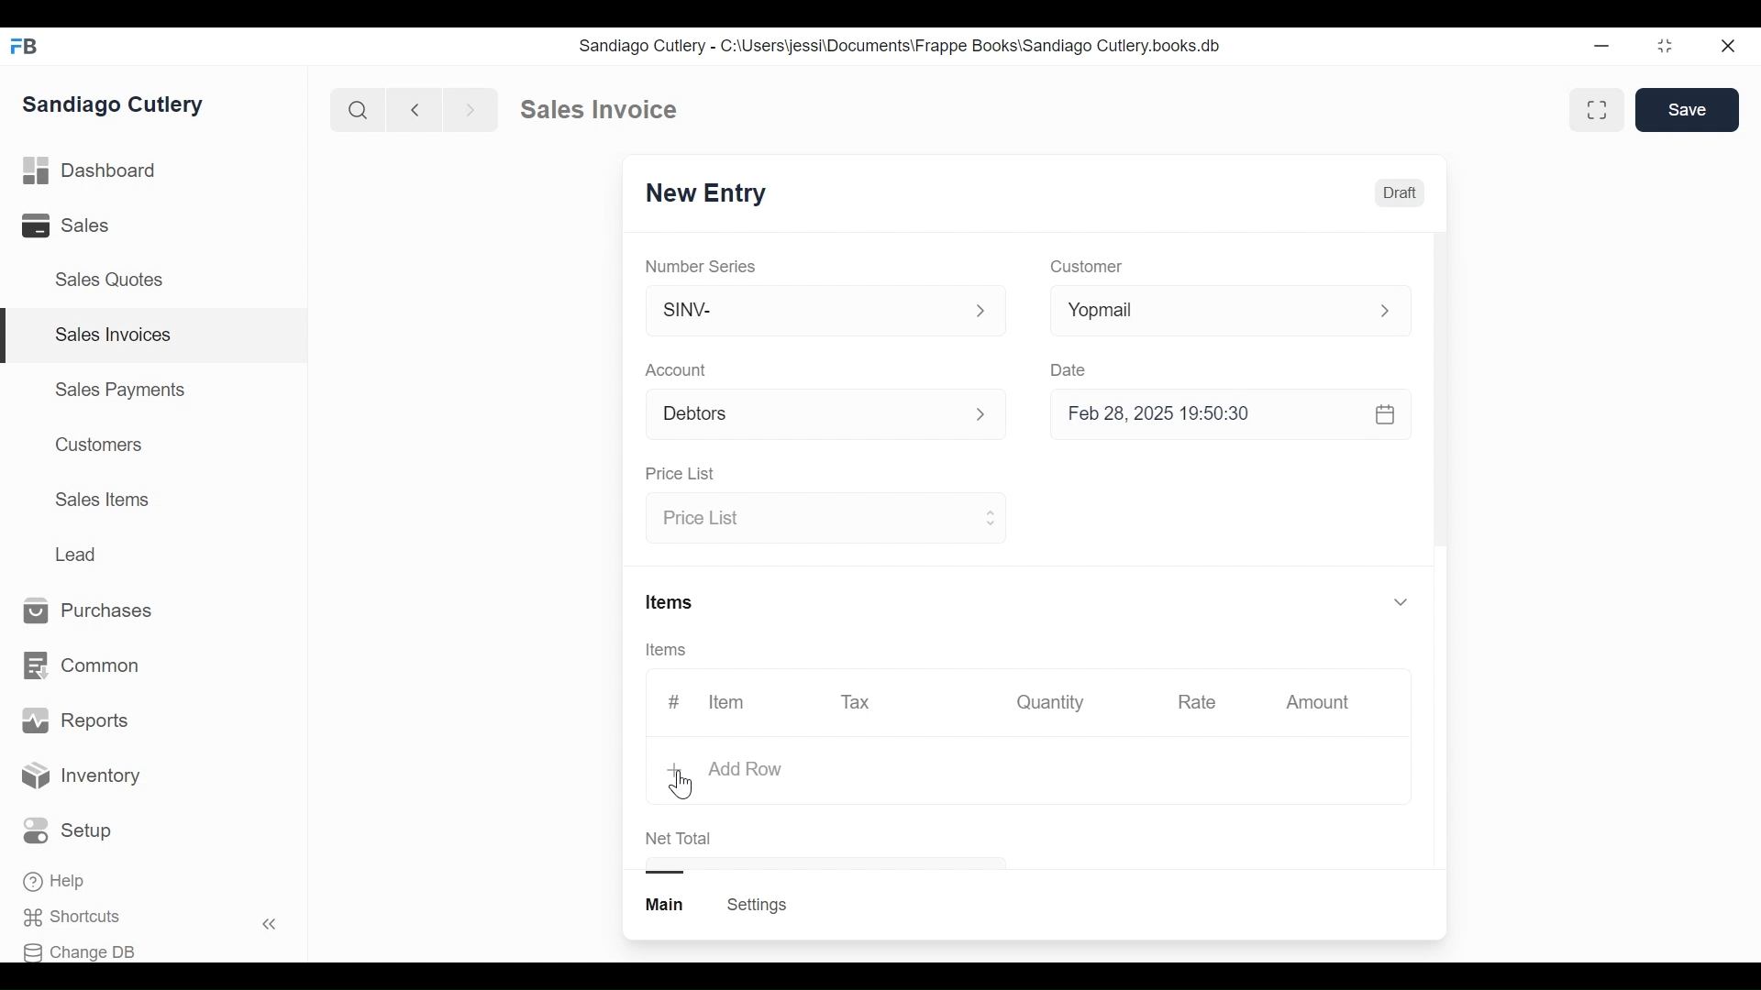  What do you see at coordinates (1440, 388) in the screenshot?
I see `scrollbar` at bounding box center [1440, 388].